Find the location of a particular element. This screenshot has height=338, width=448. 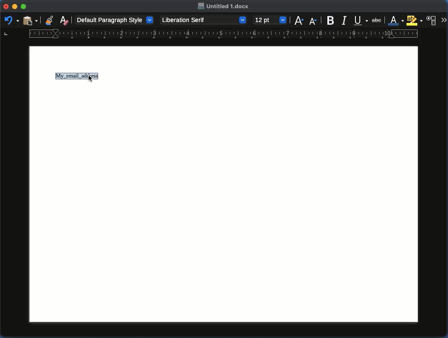

Font color is located at coordinates (394, 20).